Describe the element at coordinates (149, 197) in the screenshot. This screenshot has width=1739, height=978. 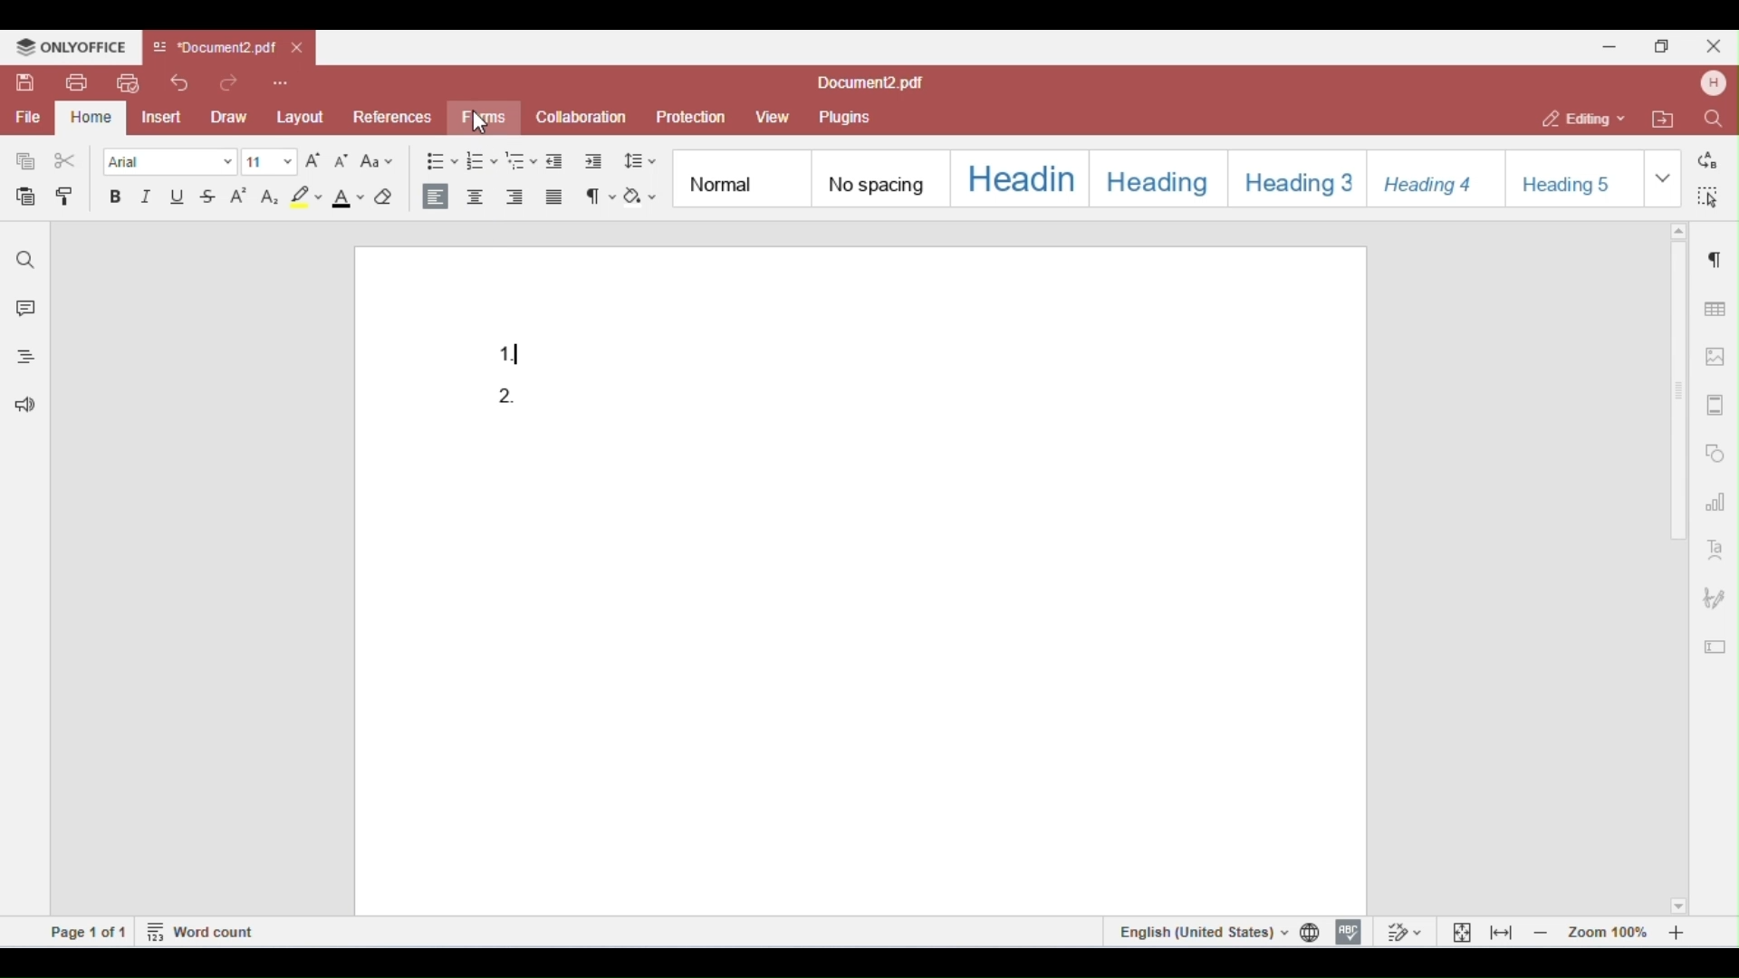
I see `italics` at that location.